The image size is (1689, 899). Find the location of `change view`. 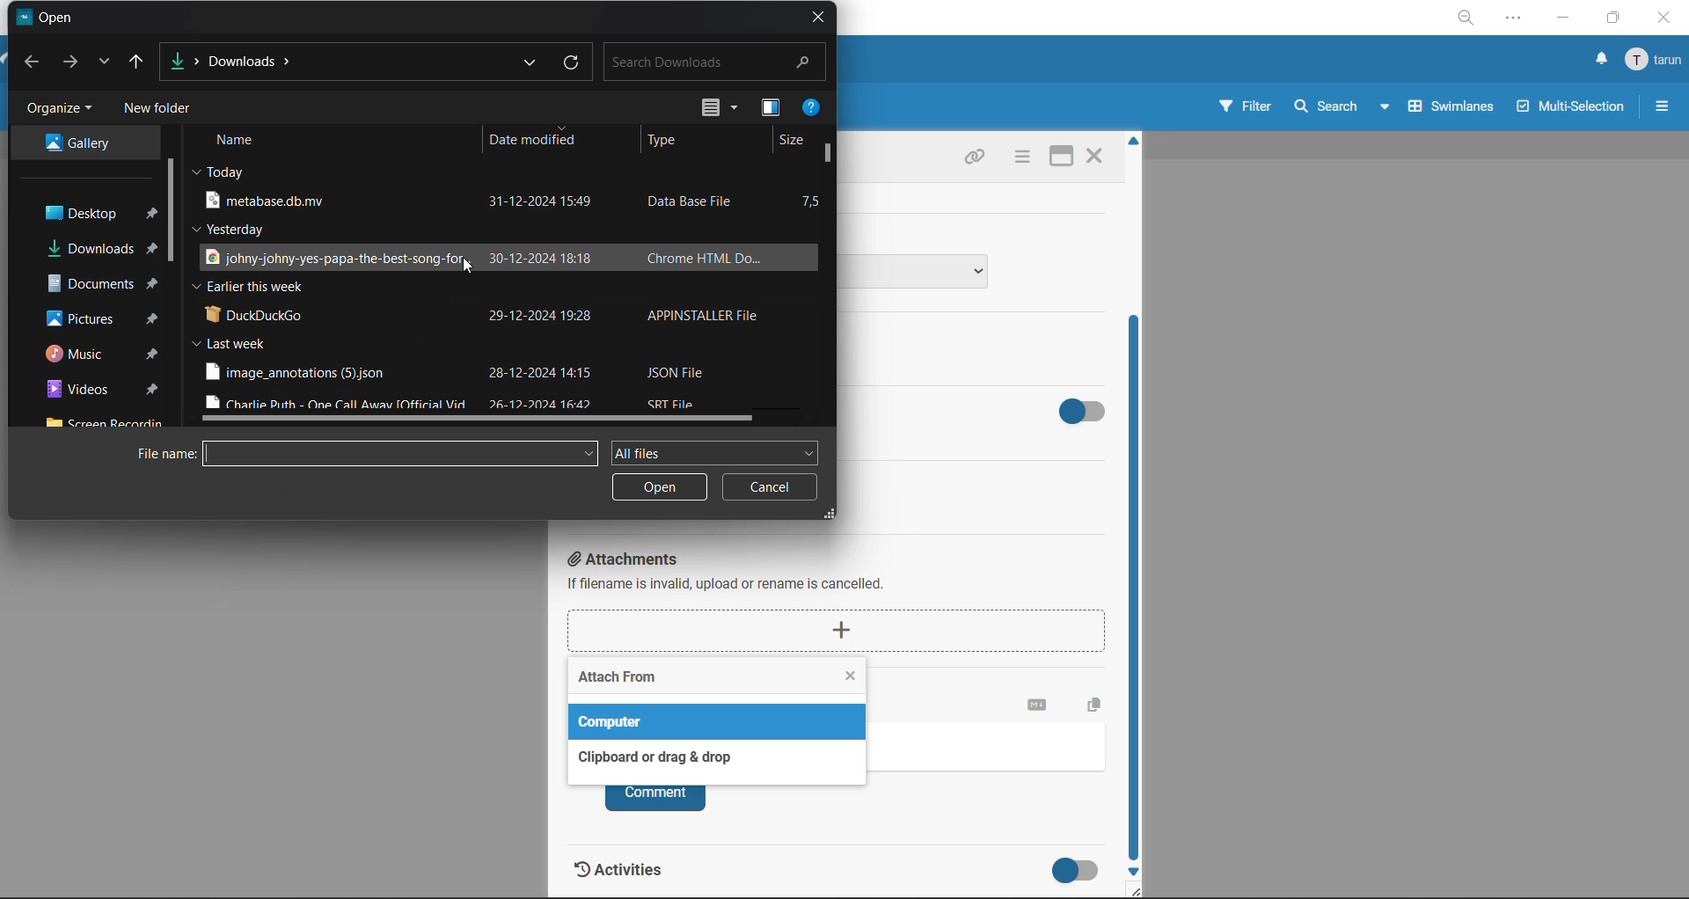

change view is located at coordinates (716, 110).